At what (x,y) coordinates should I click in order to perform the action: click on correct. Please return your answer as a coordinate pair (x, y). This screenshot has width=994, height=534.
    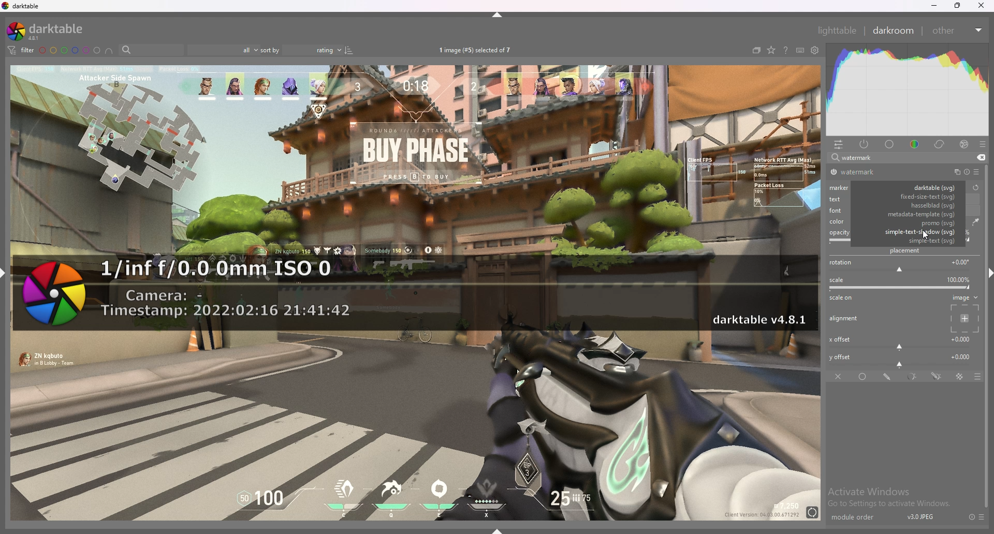
    Looking at the image, I should click on (940, 144).